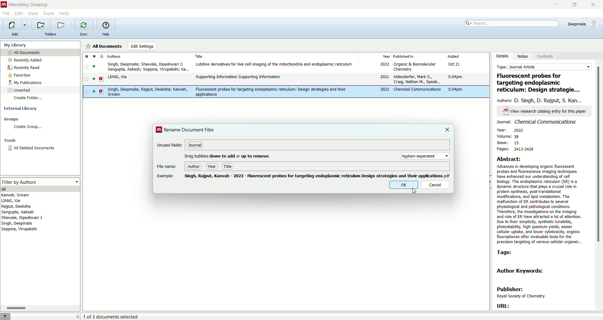  Describe the element at coordinates (510, 130) in the screenshot. I see `year` at that location.